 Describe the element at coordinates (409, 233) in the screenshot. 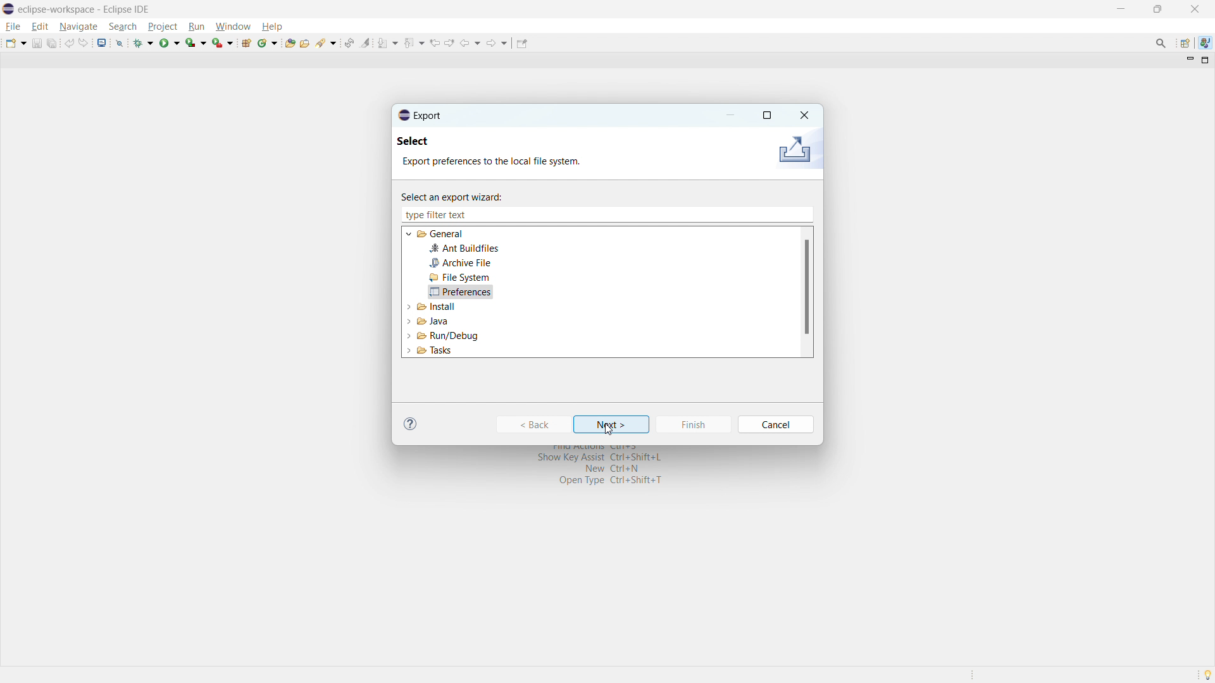

I see `expand general` at that location.